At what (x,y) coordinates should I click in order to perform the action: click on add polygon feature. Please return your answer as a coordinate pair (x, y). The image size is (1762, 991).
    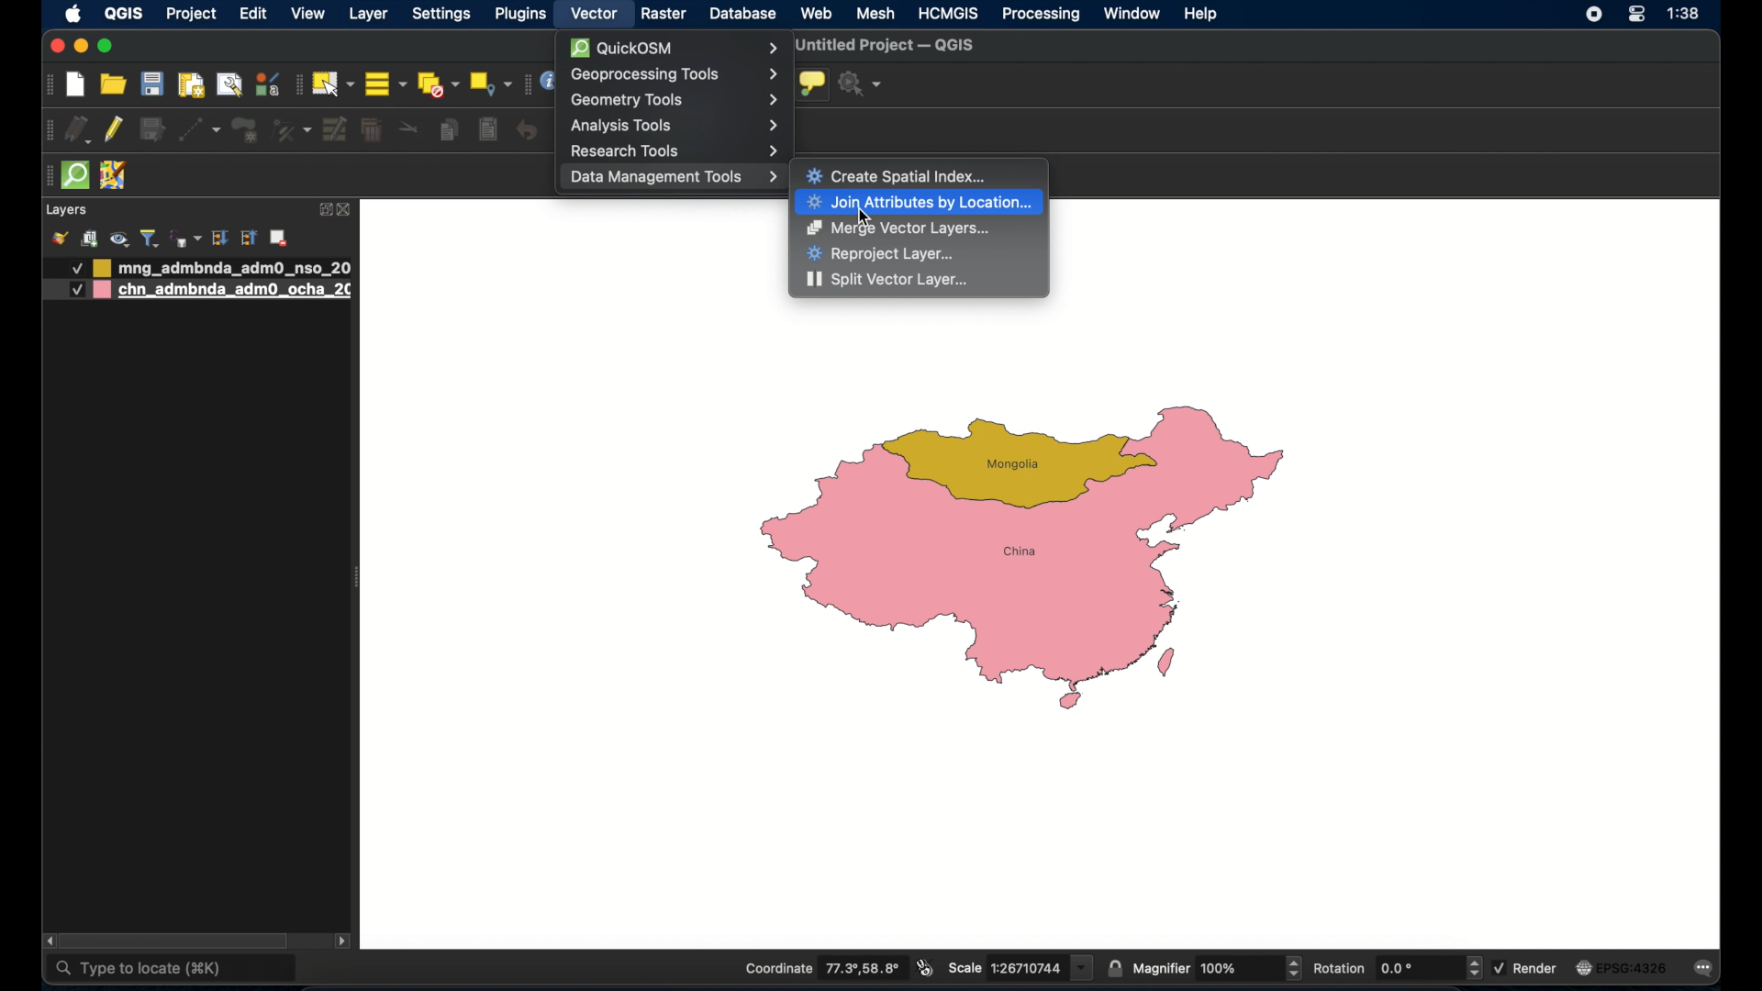
    Looking at the image, I should click on (244, 129).